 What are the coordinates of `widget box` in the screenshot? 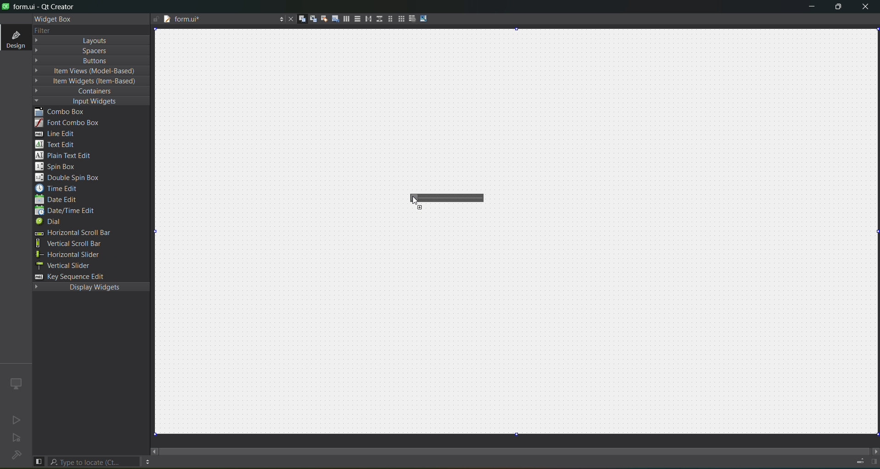 It's located at (54, 19).